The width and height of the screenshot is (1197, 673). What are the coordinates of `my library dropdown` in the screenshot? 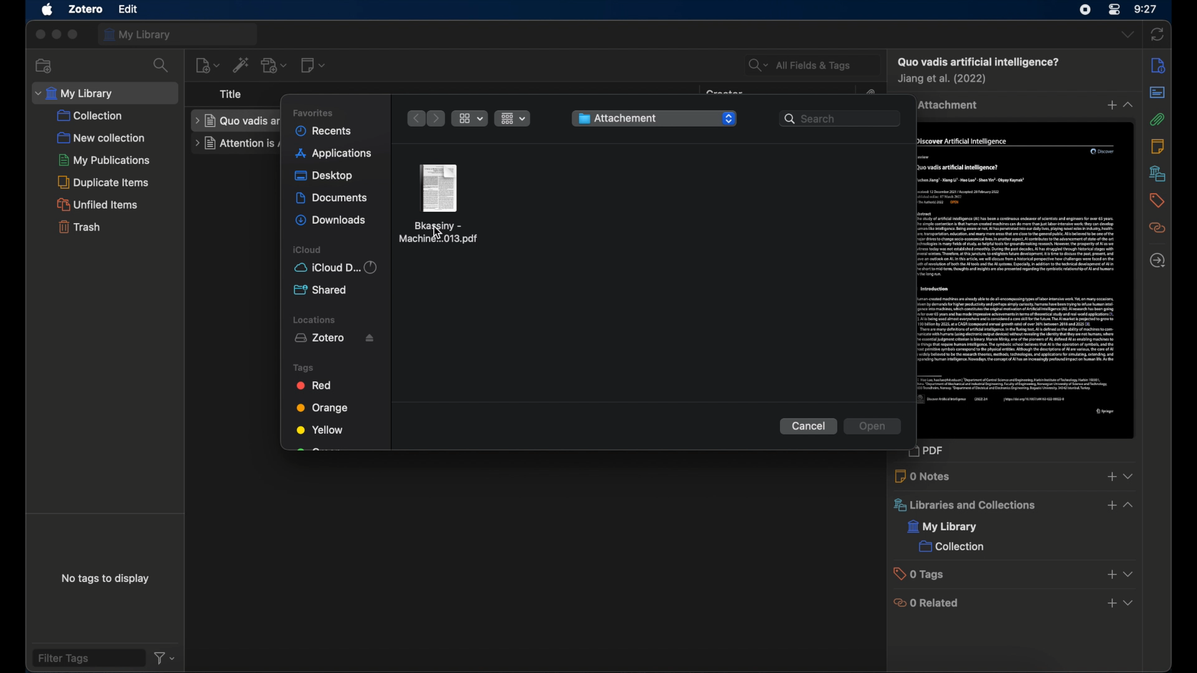 It's located at (105, 93).